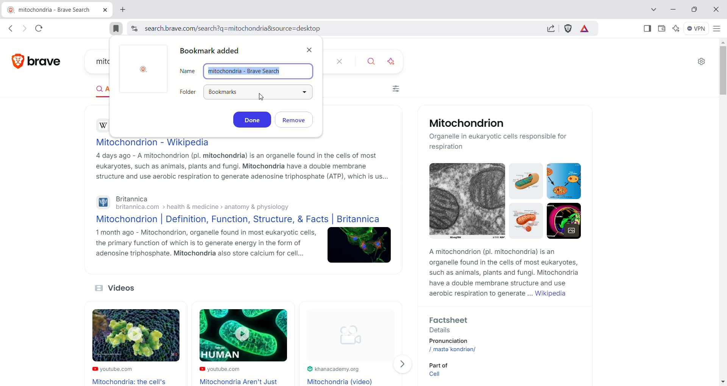 Image resolution: width=727 pixels, height=386 pixels. Describe the element at coordinates (236, 220) in the screenshot. I see `Mitochondrion | Definition, Function, Structure, & Facts | Britannica` at that location.